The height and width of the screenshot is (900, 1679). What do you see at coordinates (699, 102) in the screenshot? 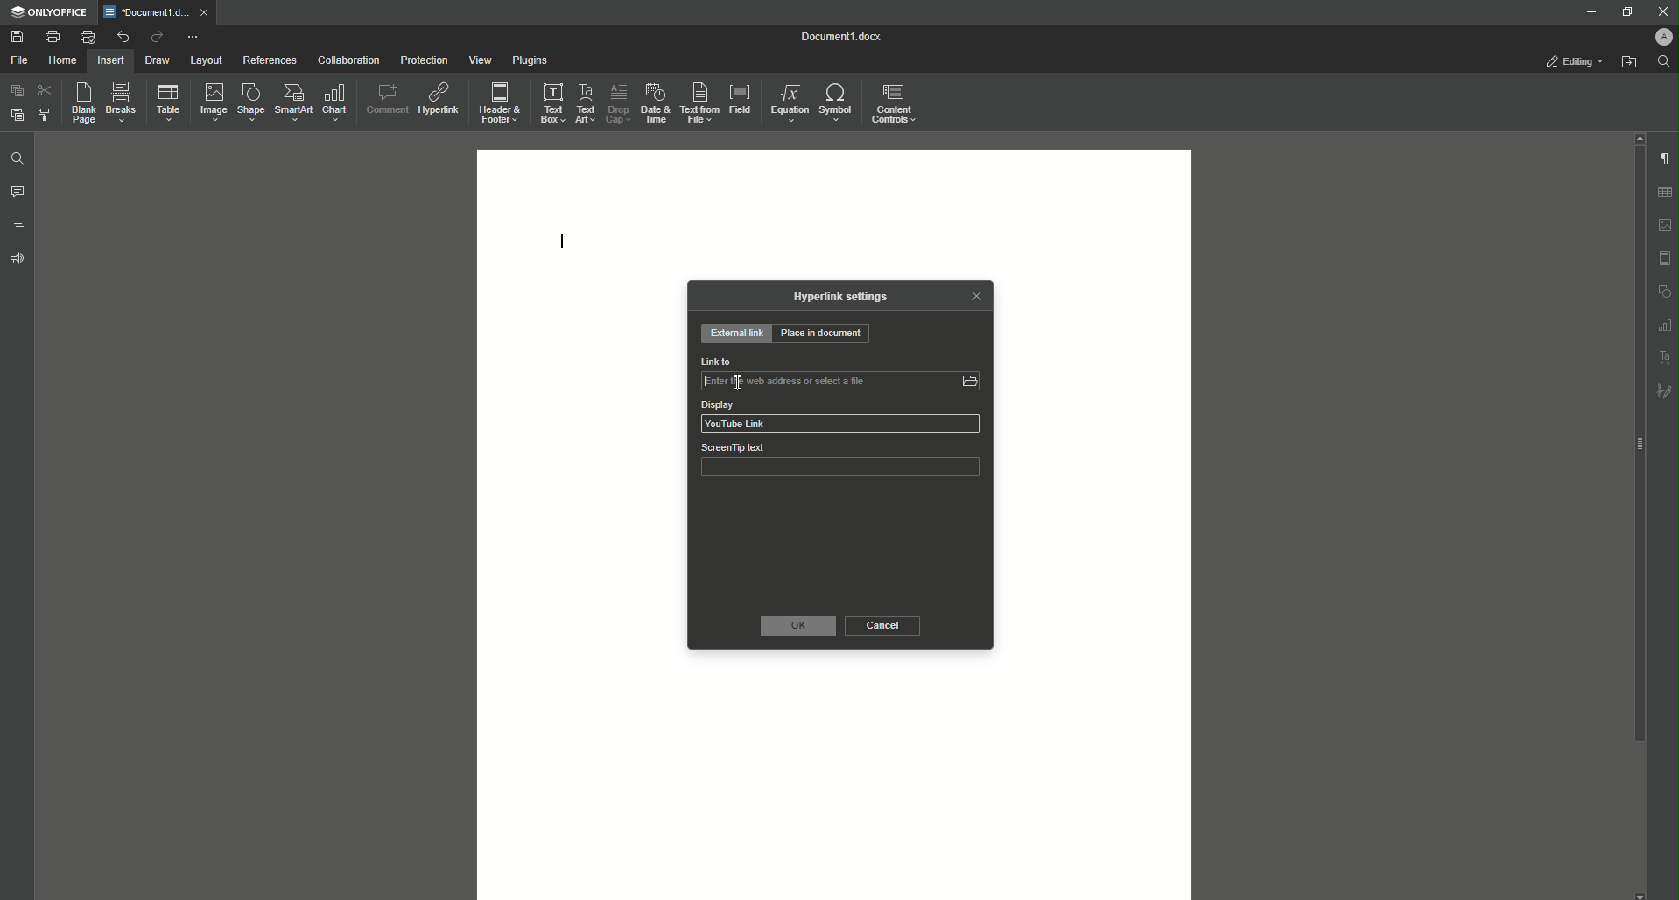
I see `Text From File` at bounding box center [699, 102].